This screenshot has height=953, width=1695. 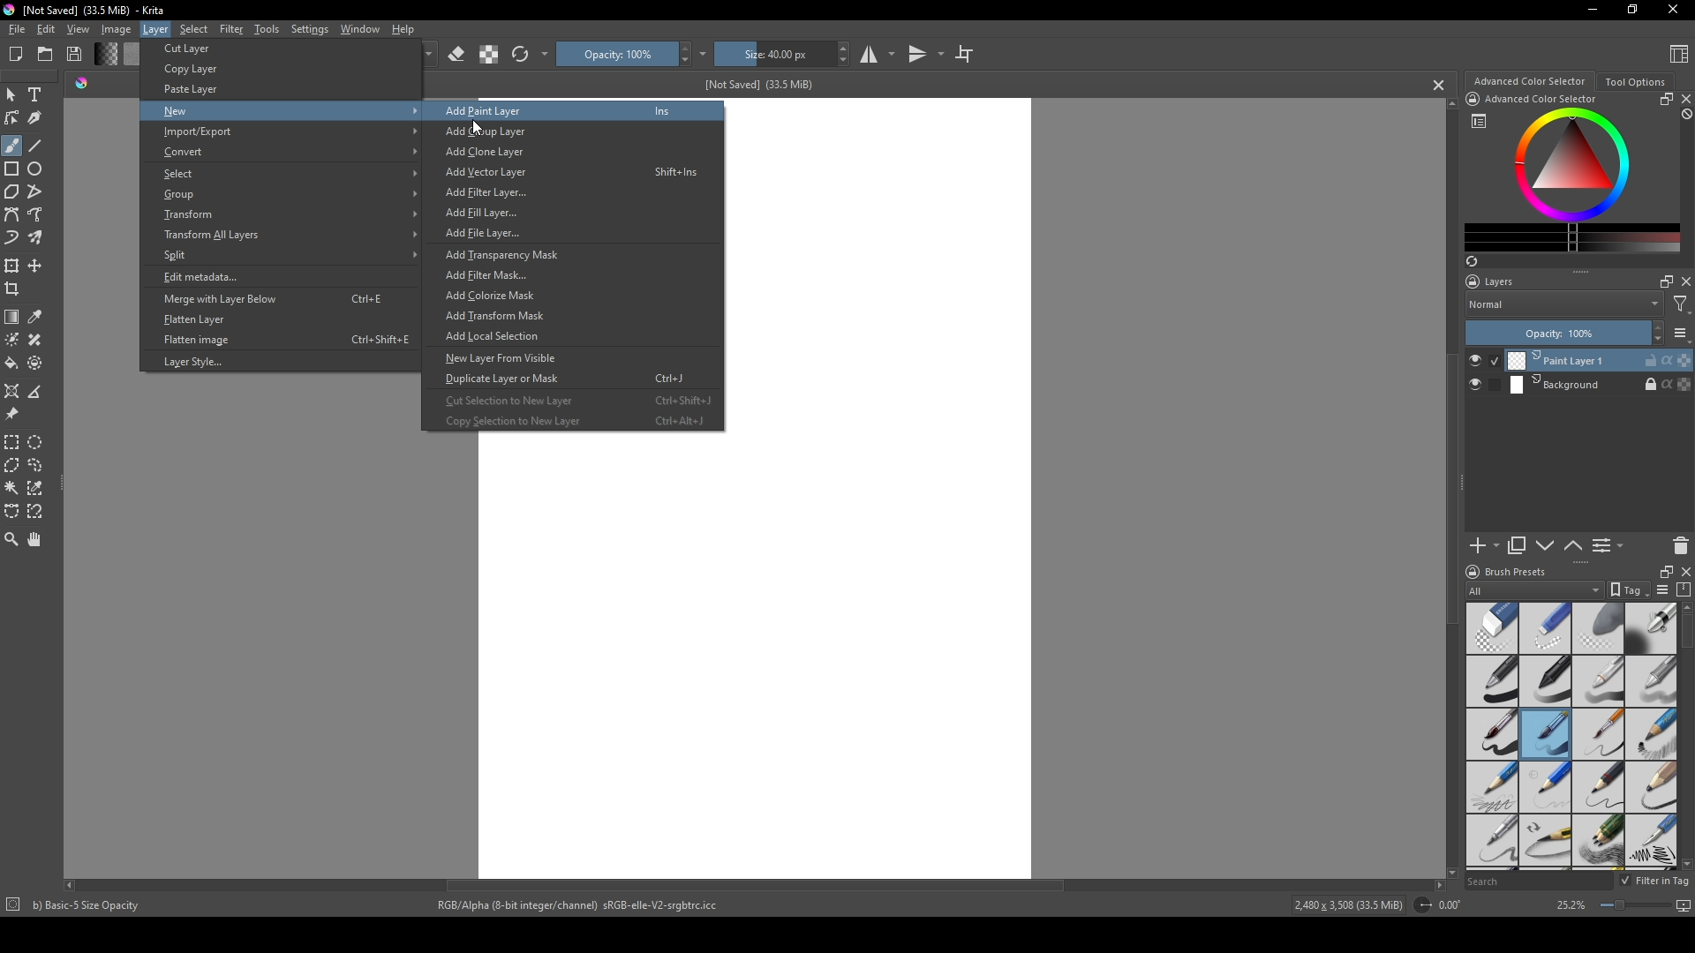 I want to click on Tool Options, so click(x=1635, y=82).